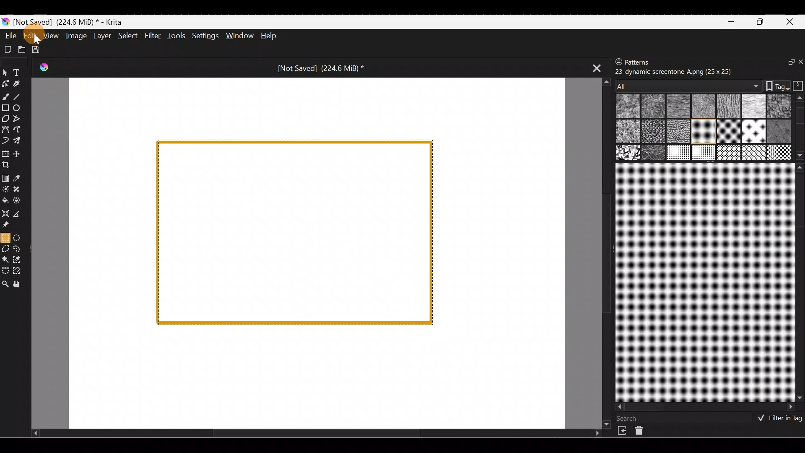  I want to click on 03 default-paper.png, so click(702, 107).